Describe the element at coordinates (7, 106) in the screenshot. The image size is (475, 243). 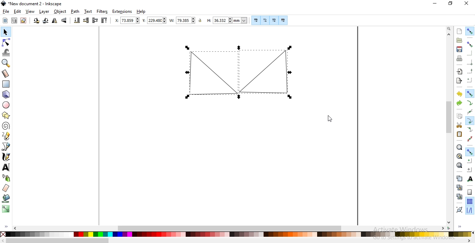
I see `create circles, arcs and ellipses` at that location.